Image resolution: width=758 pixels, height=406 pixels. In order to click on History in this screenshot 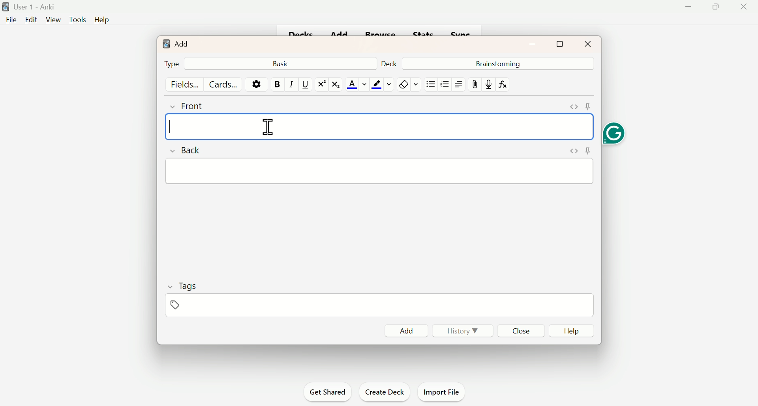, I will do `click(459, 330)`.